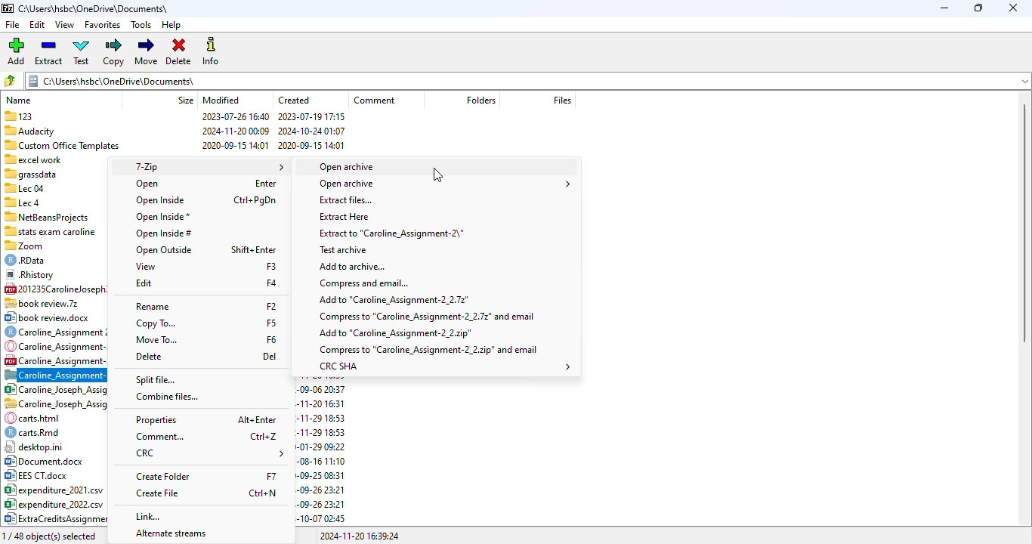  What do you see at coordinates (171, 25) in the screenshot?
I see `help` at bounding box center [171, 25].